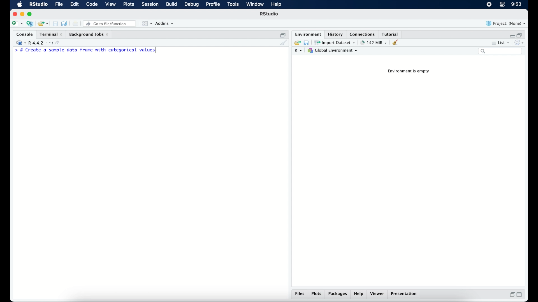 The image size is (538, 302). Describe the element at coordinates (111, 23) in the screenshot. I see `Go to file/ function` at that location.